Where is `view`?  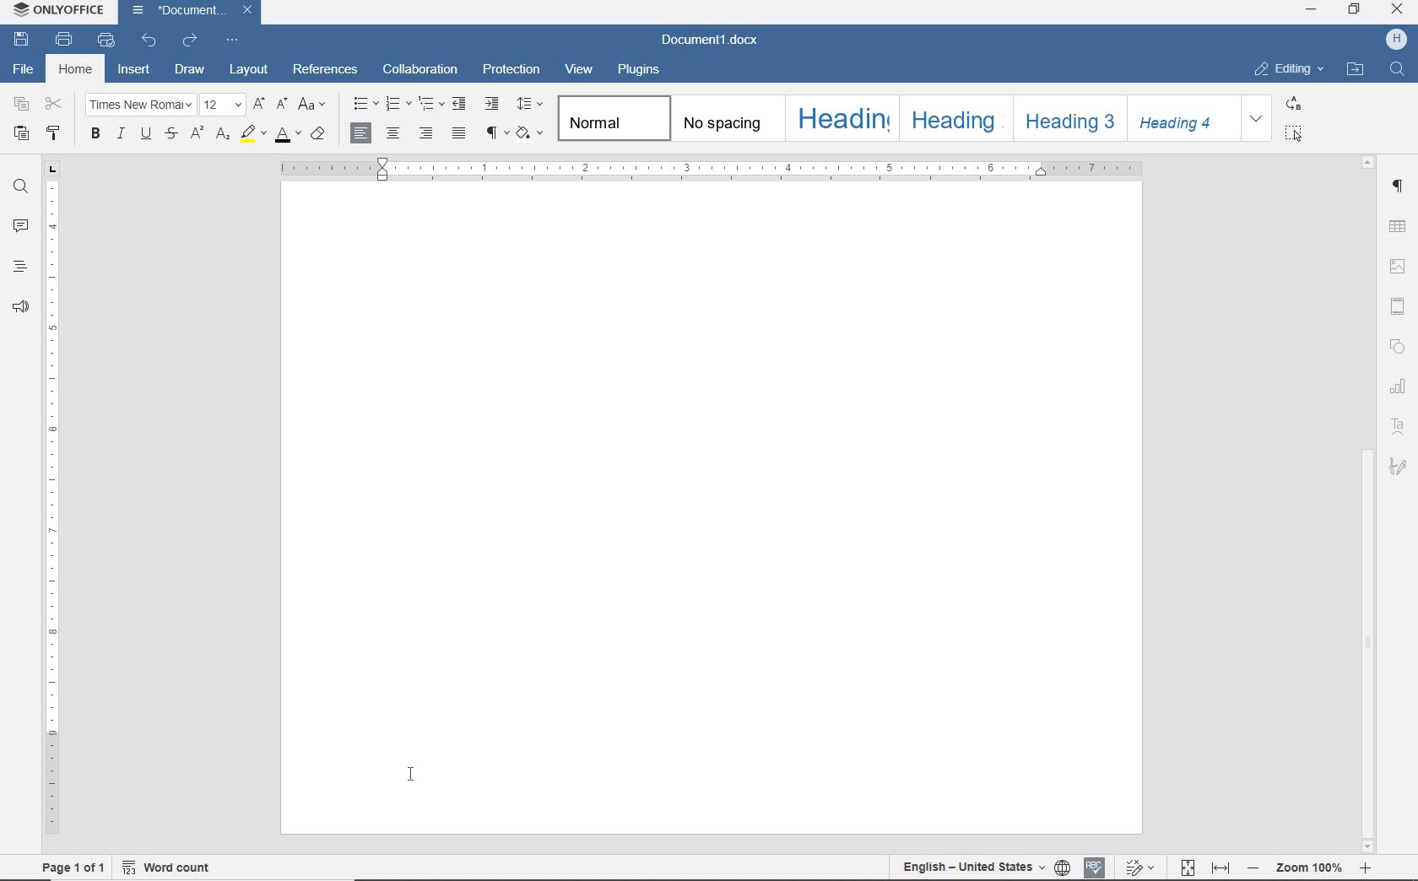 view is located at coordinates (579, 68).